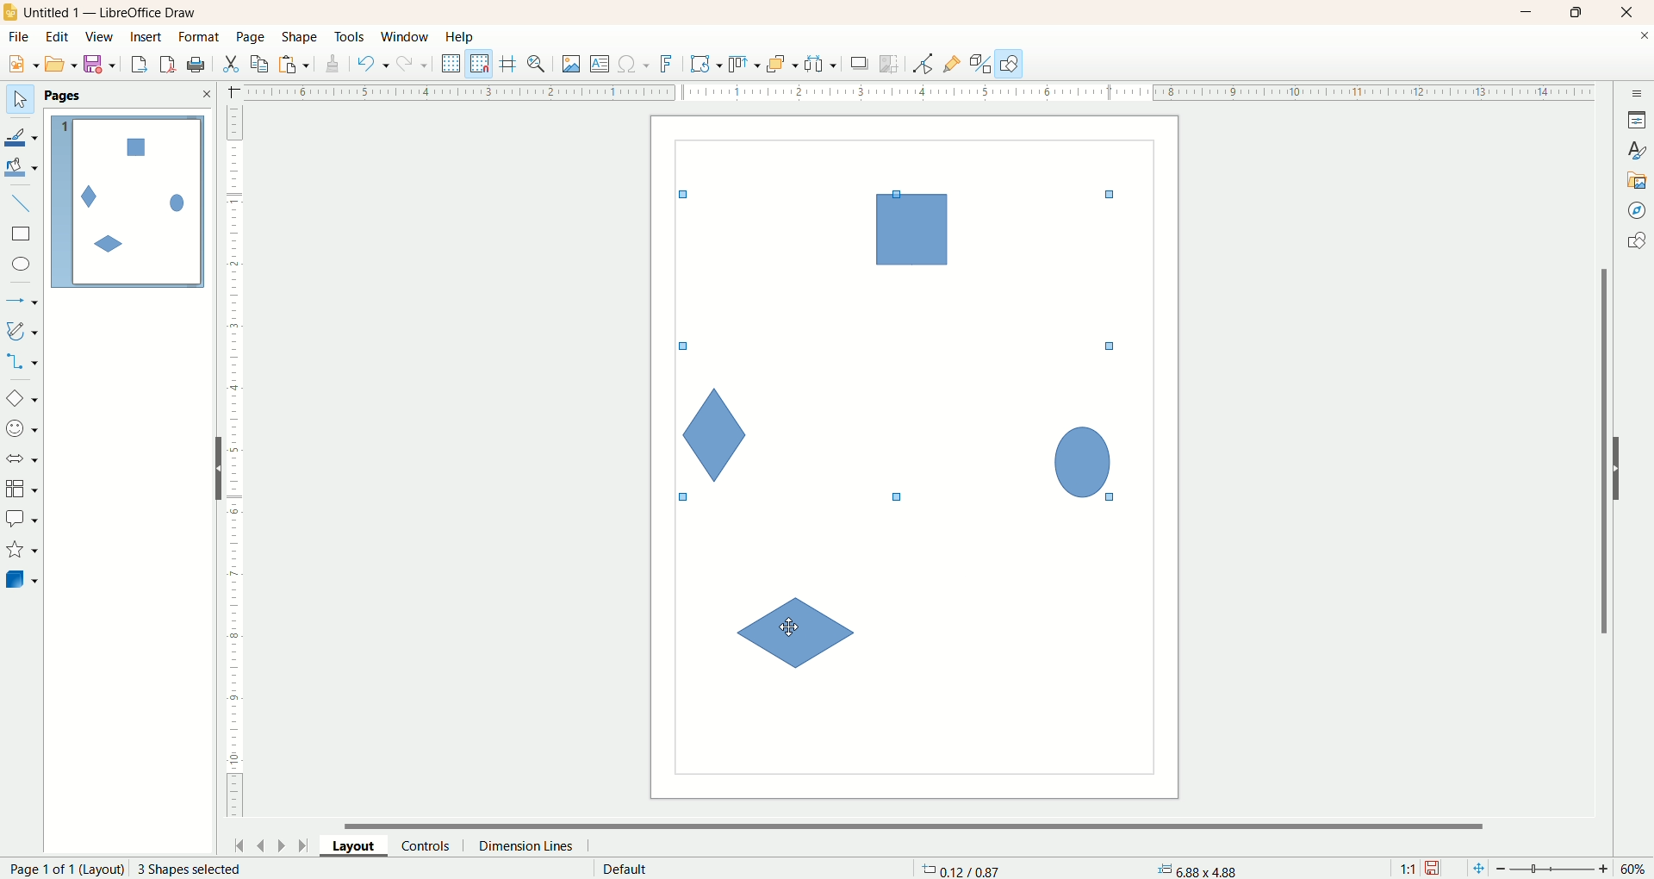 The image size is (1654, 879). Describe the element at coordinates (783, 63) in the screenshot. I see `arrange` at that location.